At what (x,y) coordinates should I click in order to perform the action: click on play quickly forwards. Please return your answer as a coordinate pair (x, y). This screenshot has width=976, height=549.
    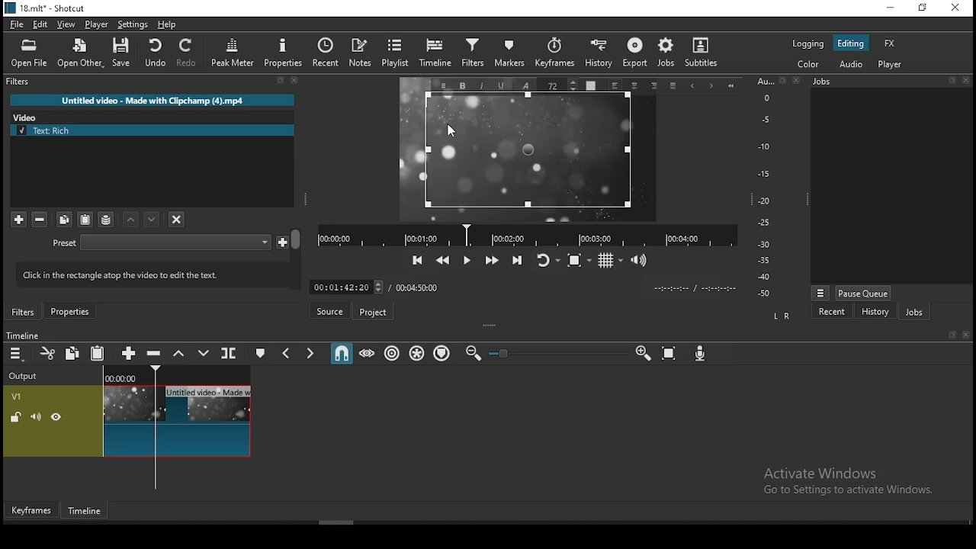
    Looking at the image, I should click on (493, 259).